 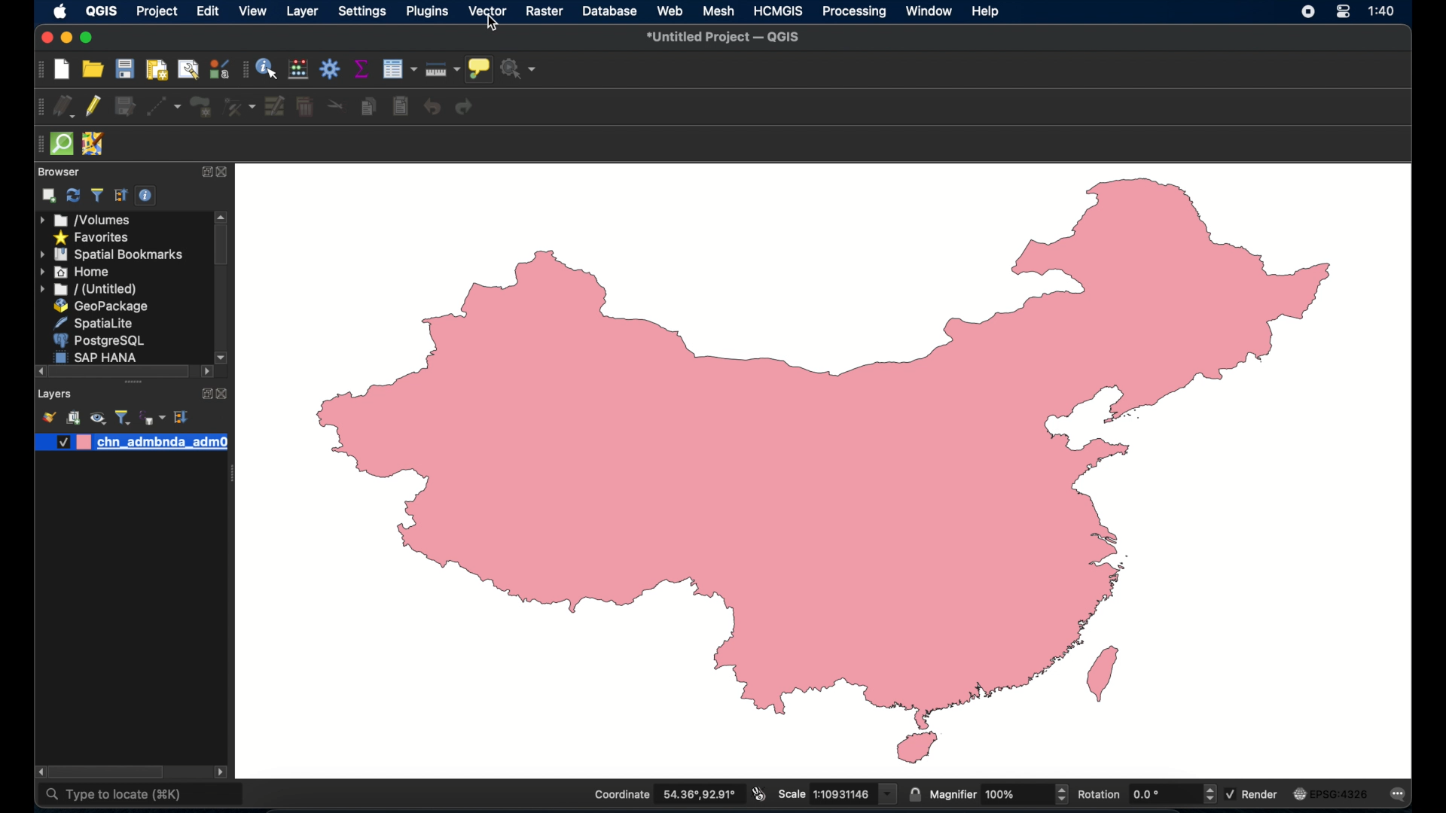 I want to click on untitled menu, so click(x=88, y=290).